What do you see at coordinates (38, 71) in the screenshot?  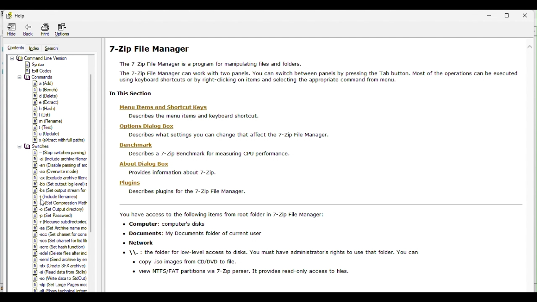 I see `exit codes commands` at bounding box center [38, 71].